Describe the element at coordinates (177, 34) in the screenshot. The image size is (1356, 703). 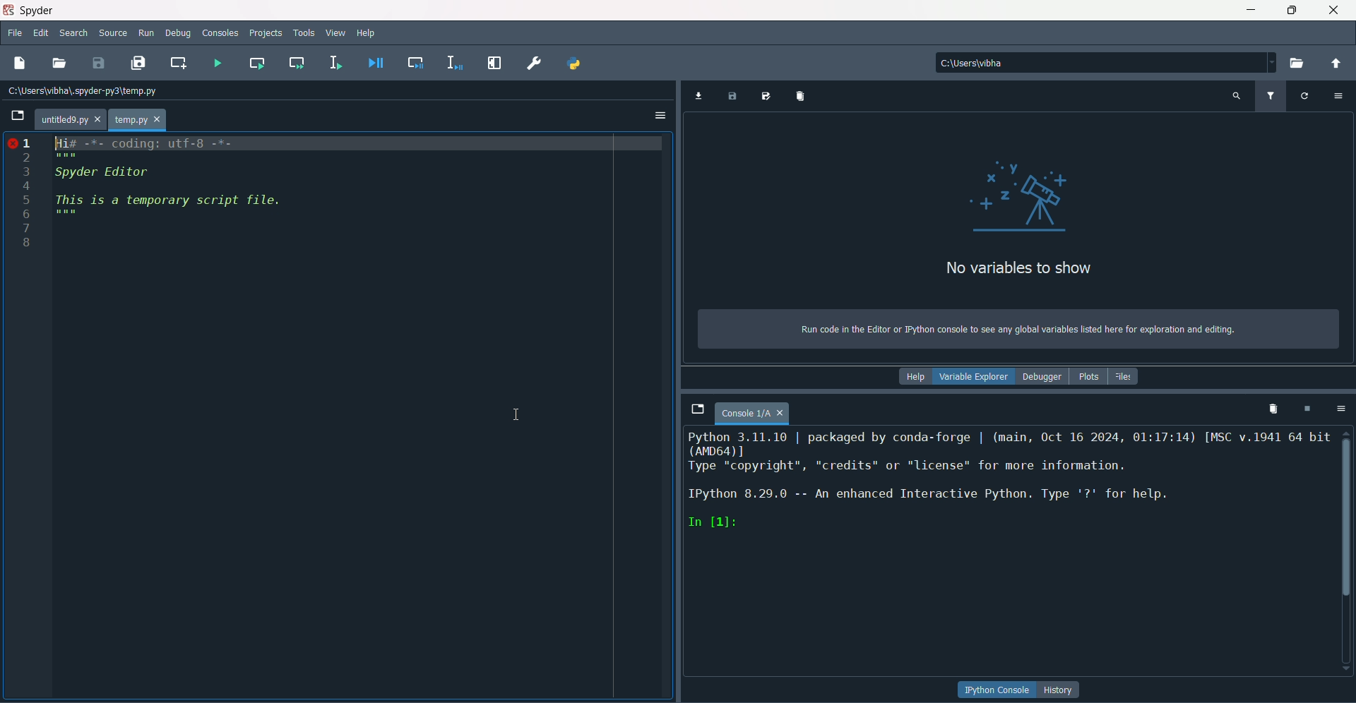
I see `debug` at that location.